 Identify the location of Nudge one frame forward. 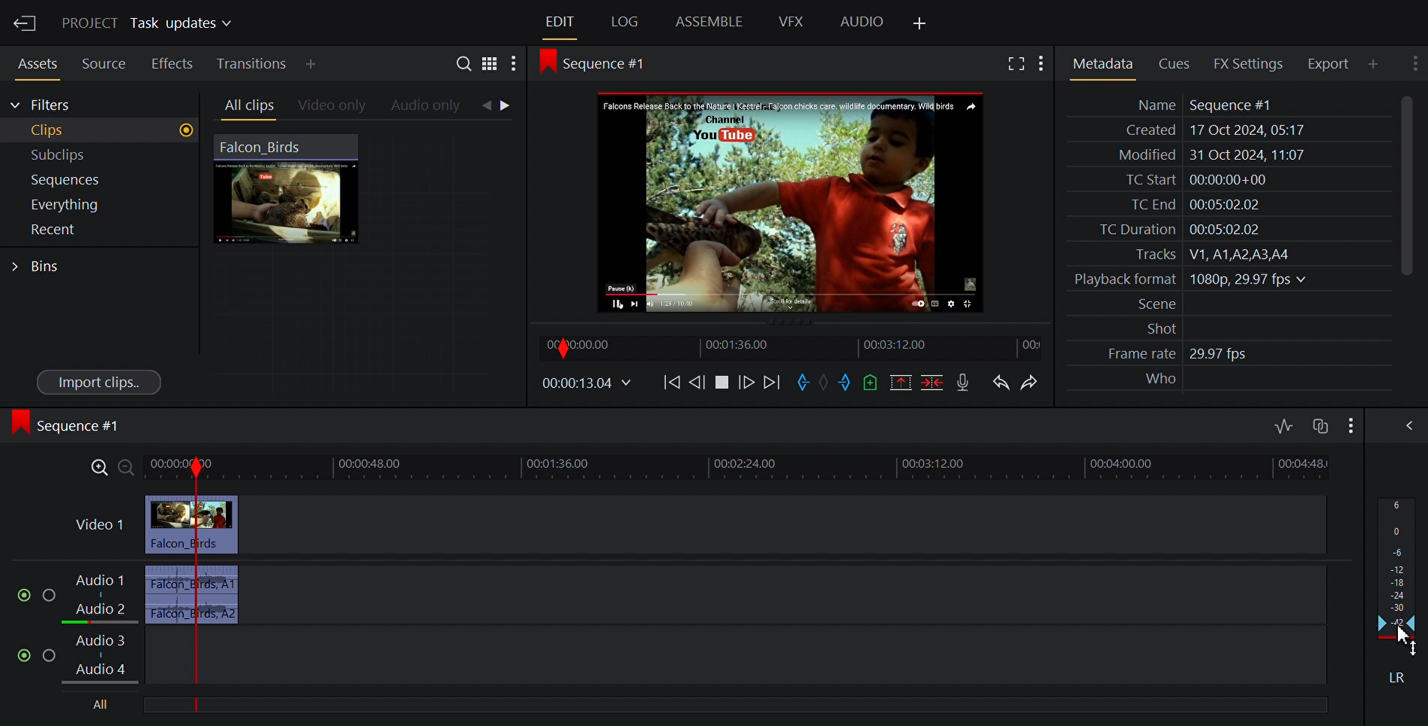
(745, 382).